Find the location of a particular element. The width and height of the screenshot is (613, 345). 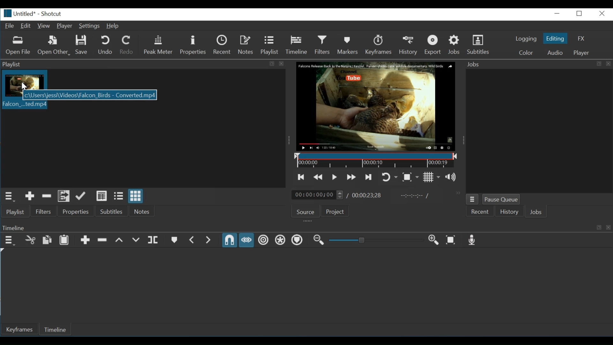

Settings is located at coordinates (89, 26).